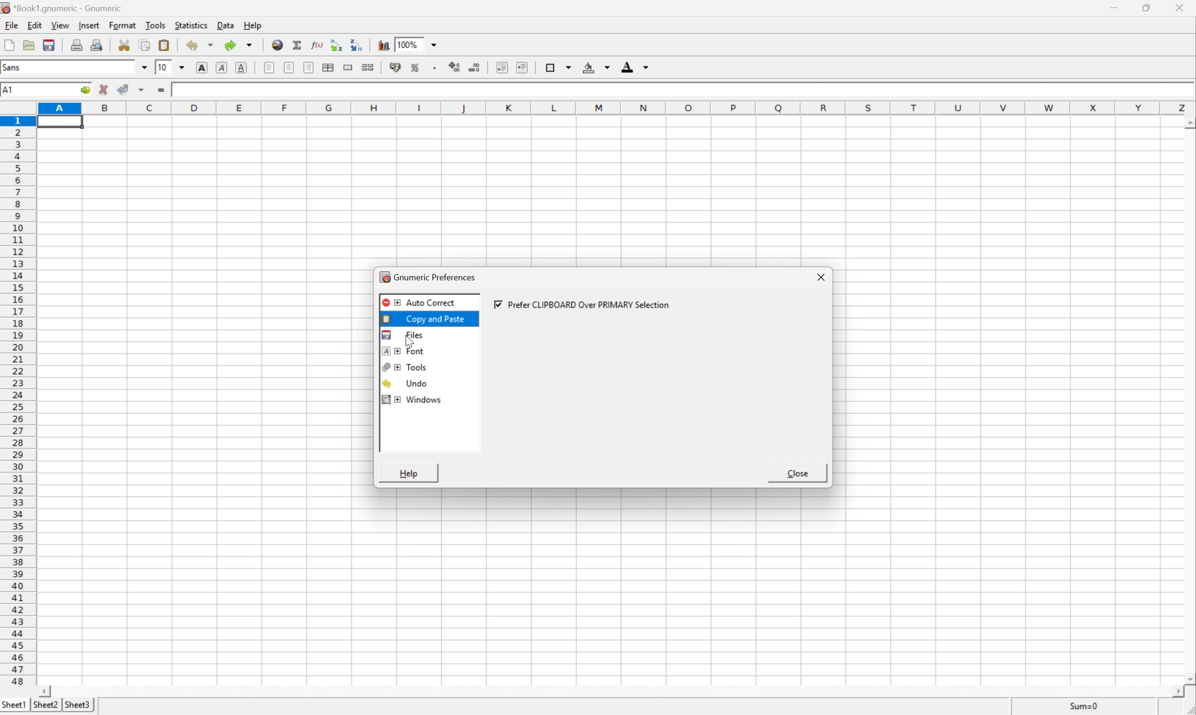  I want to click on Formula bar, so click(679, 94).